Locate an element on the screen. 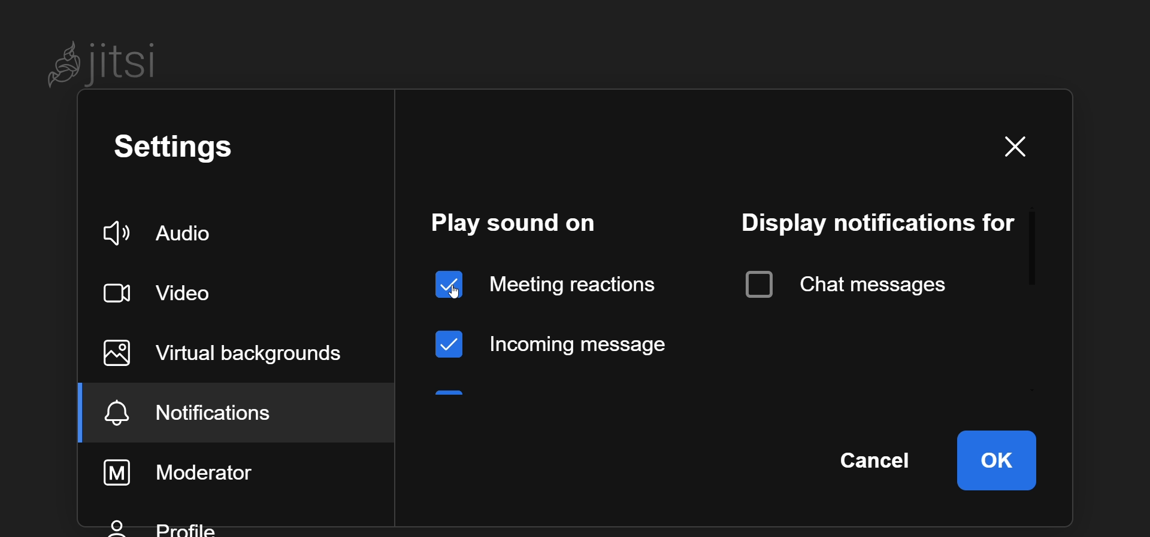 This screenshot has height=537, width=1150. incoming message is located at coordinates (549, 344).